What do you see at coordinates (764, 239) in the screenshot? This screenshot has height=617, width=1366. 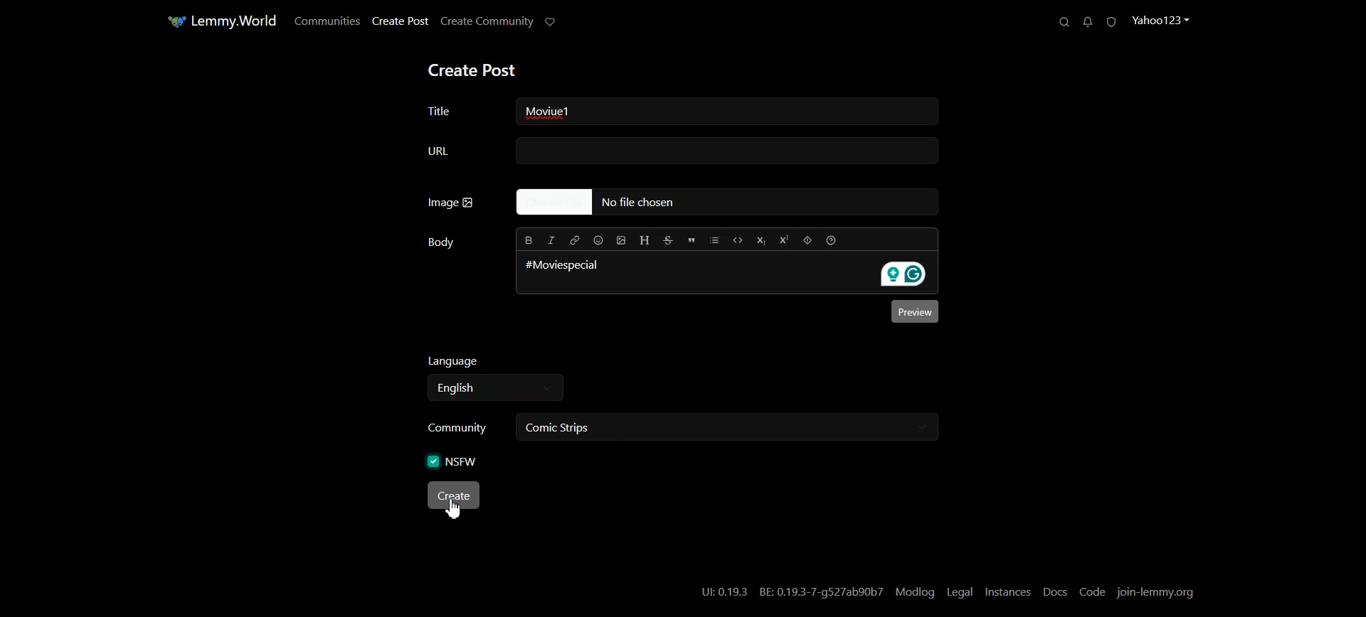 I see `Subscript` at bounding box center [764, 239].